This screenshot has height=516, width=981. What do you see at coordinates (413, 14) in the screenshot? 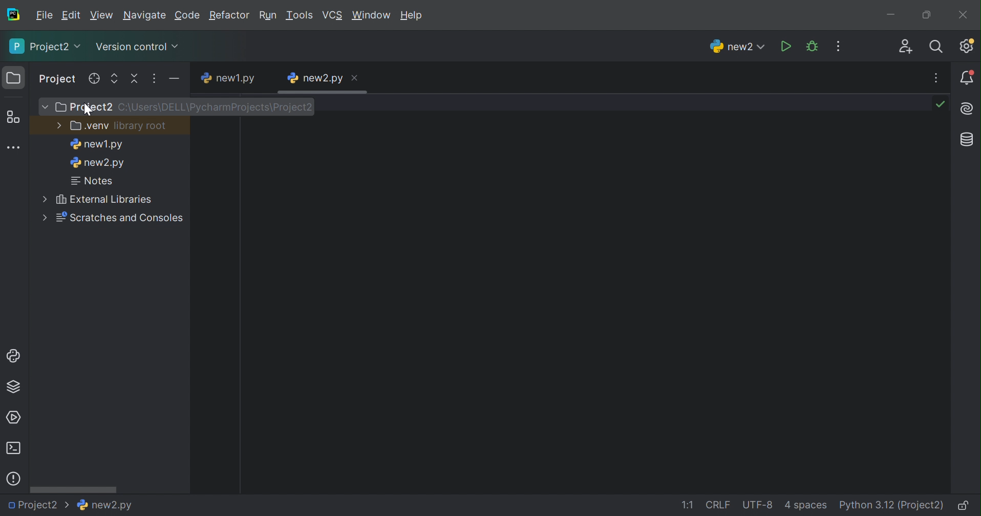
I see `Help` at bounding box center [413, 14].